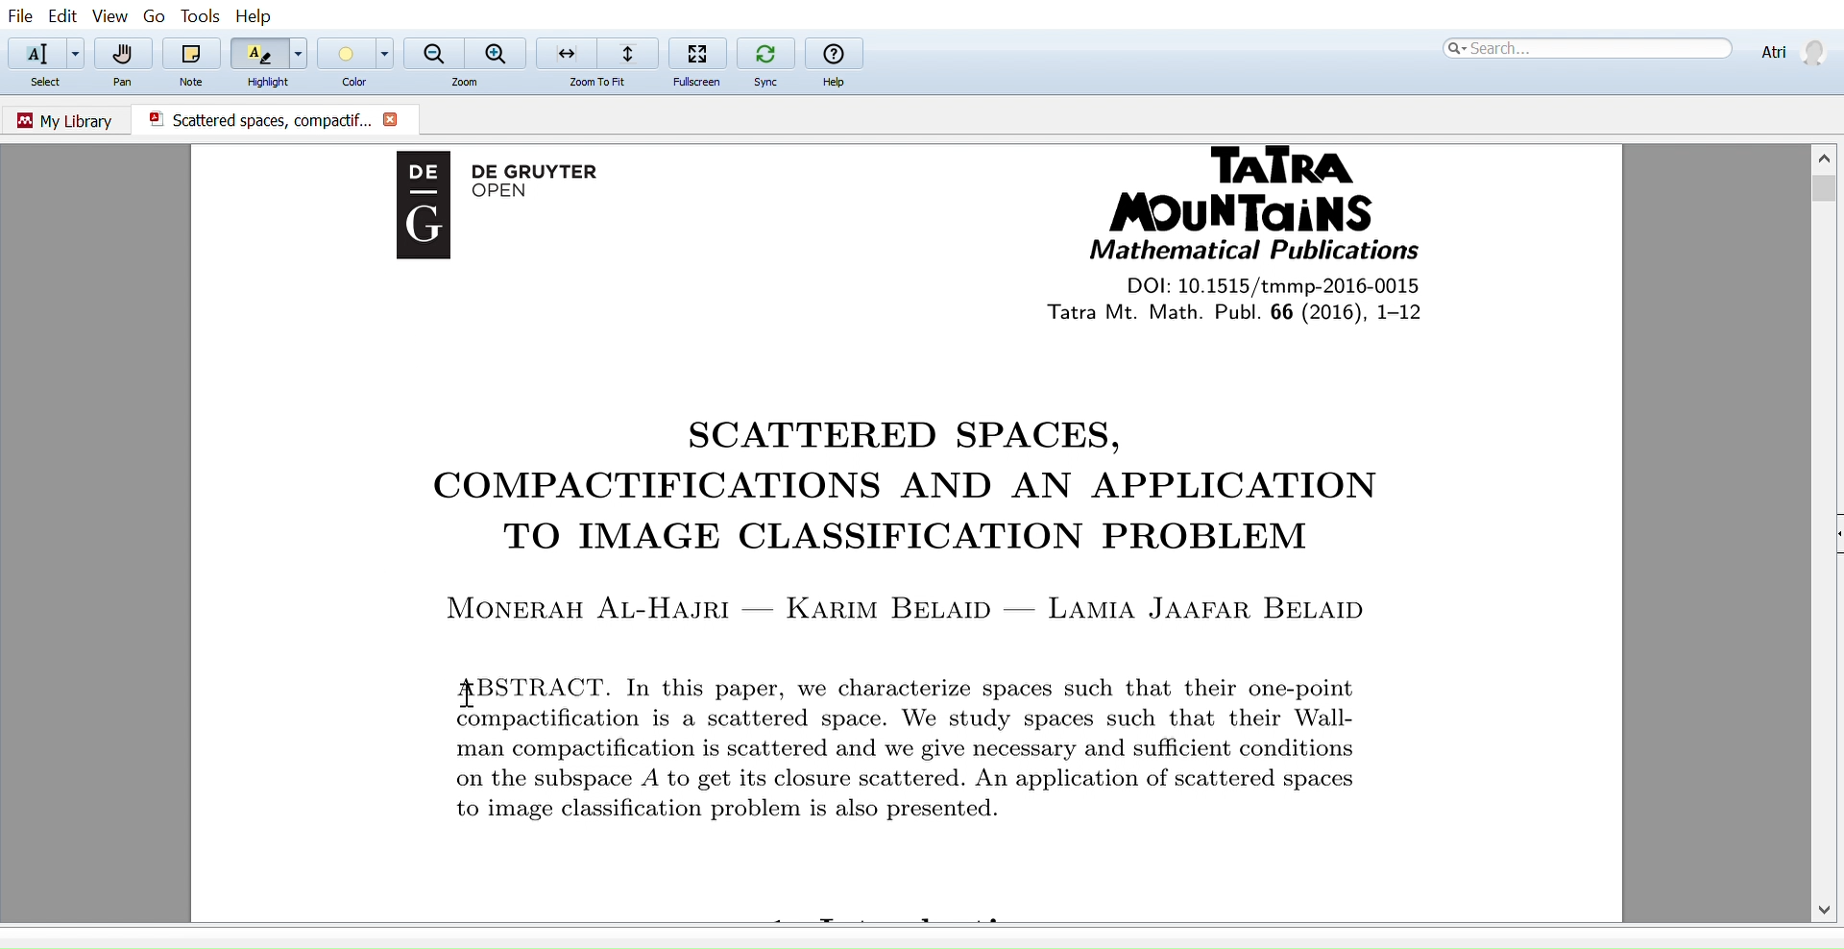 This screenshot has height=949, width=1844. I want to click on Logo, so click(416, 218).